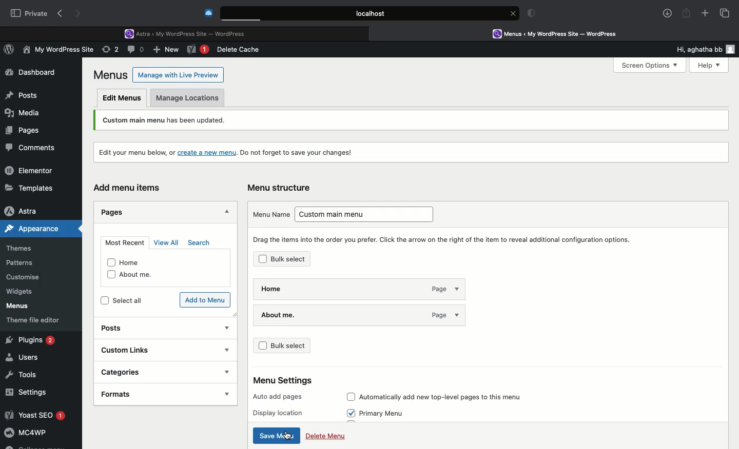 Image resolution: width=739 pixels, height=449 pixels. Describe the element at coordinates (42, 229) in the screenshot. I see `Appearance` at that location.